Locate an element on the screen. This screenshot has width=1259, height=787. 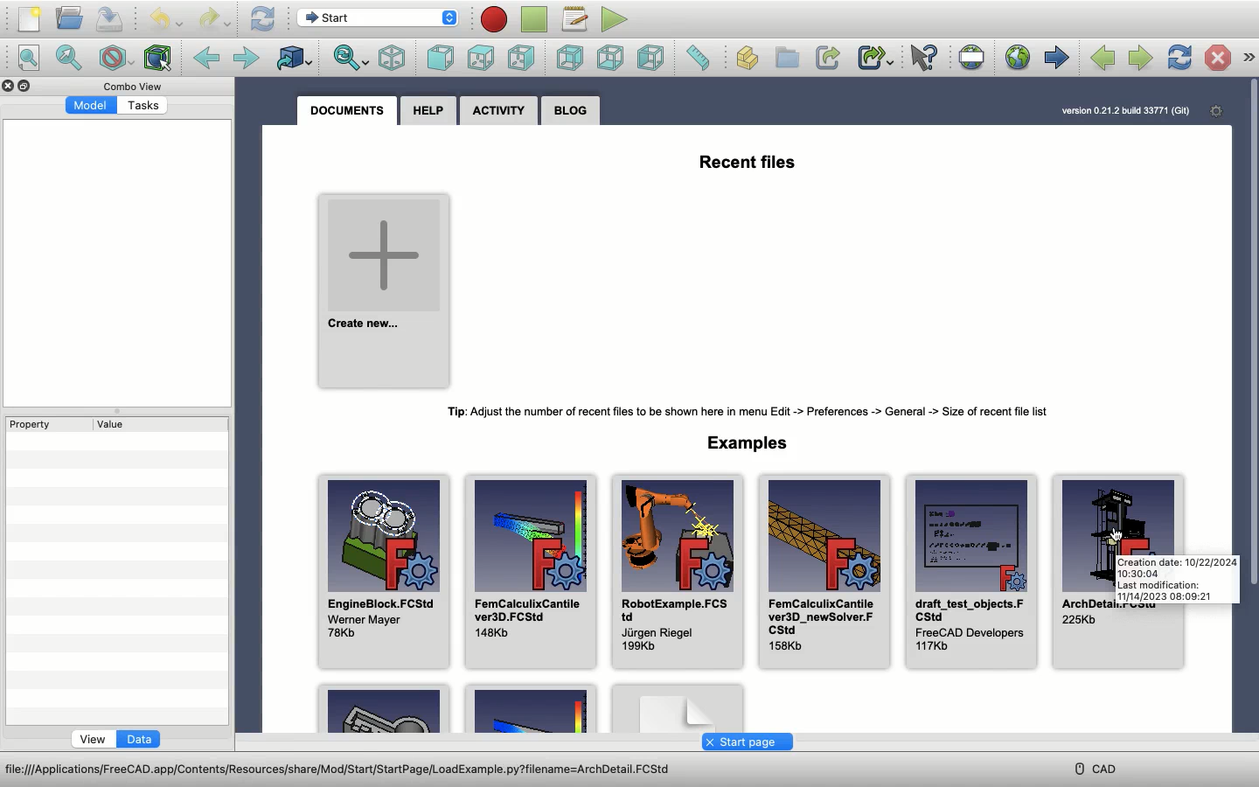
View is located at coordinates (95, 739).